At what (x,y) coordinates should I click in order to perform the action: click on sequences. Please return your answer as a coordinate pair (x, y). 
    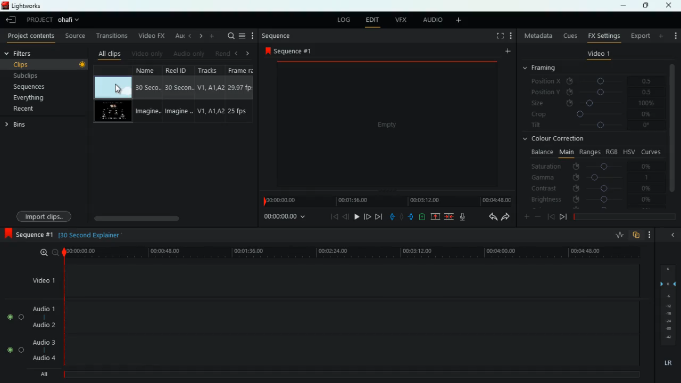
    Looking at the image, I should click on (37, 86).